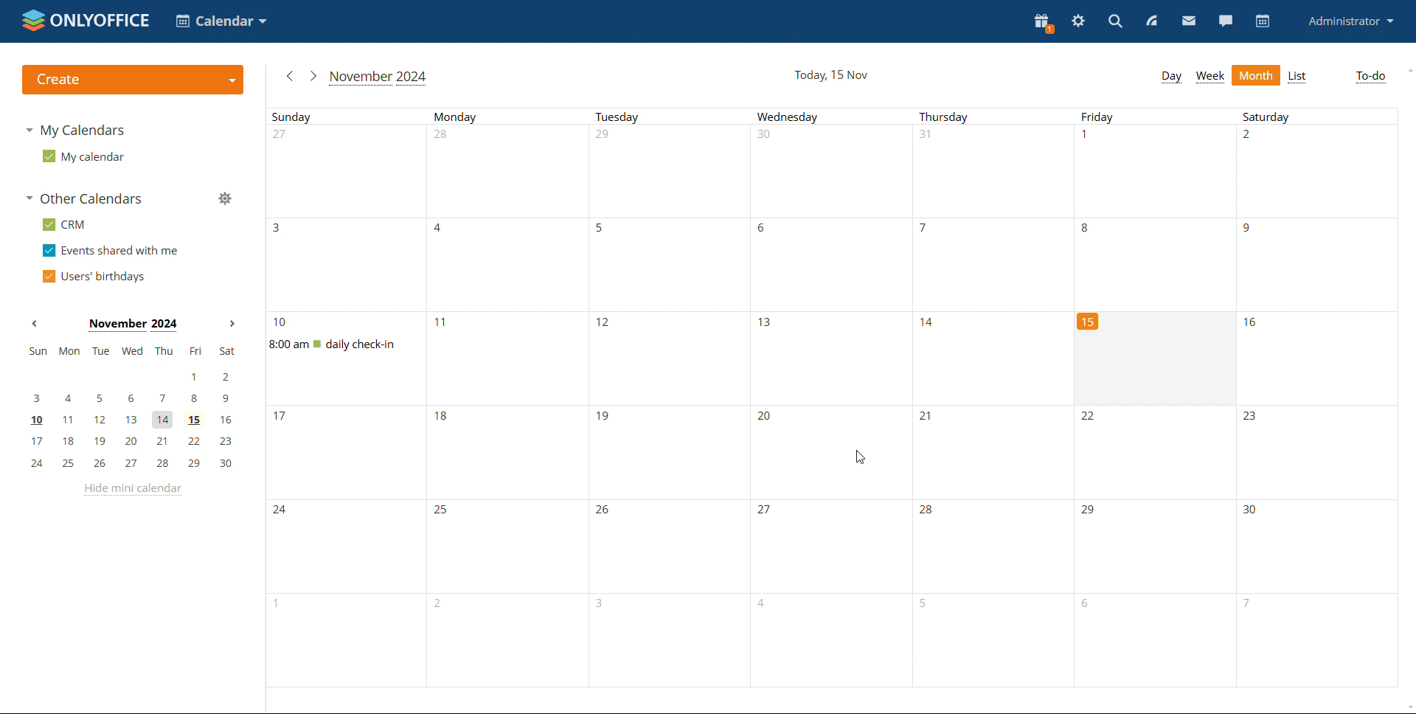 This screenshot has width=1416, height=714. I want to click on previous month, so click(291, 74).